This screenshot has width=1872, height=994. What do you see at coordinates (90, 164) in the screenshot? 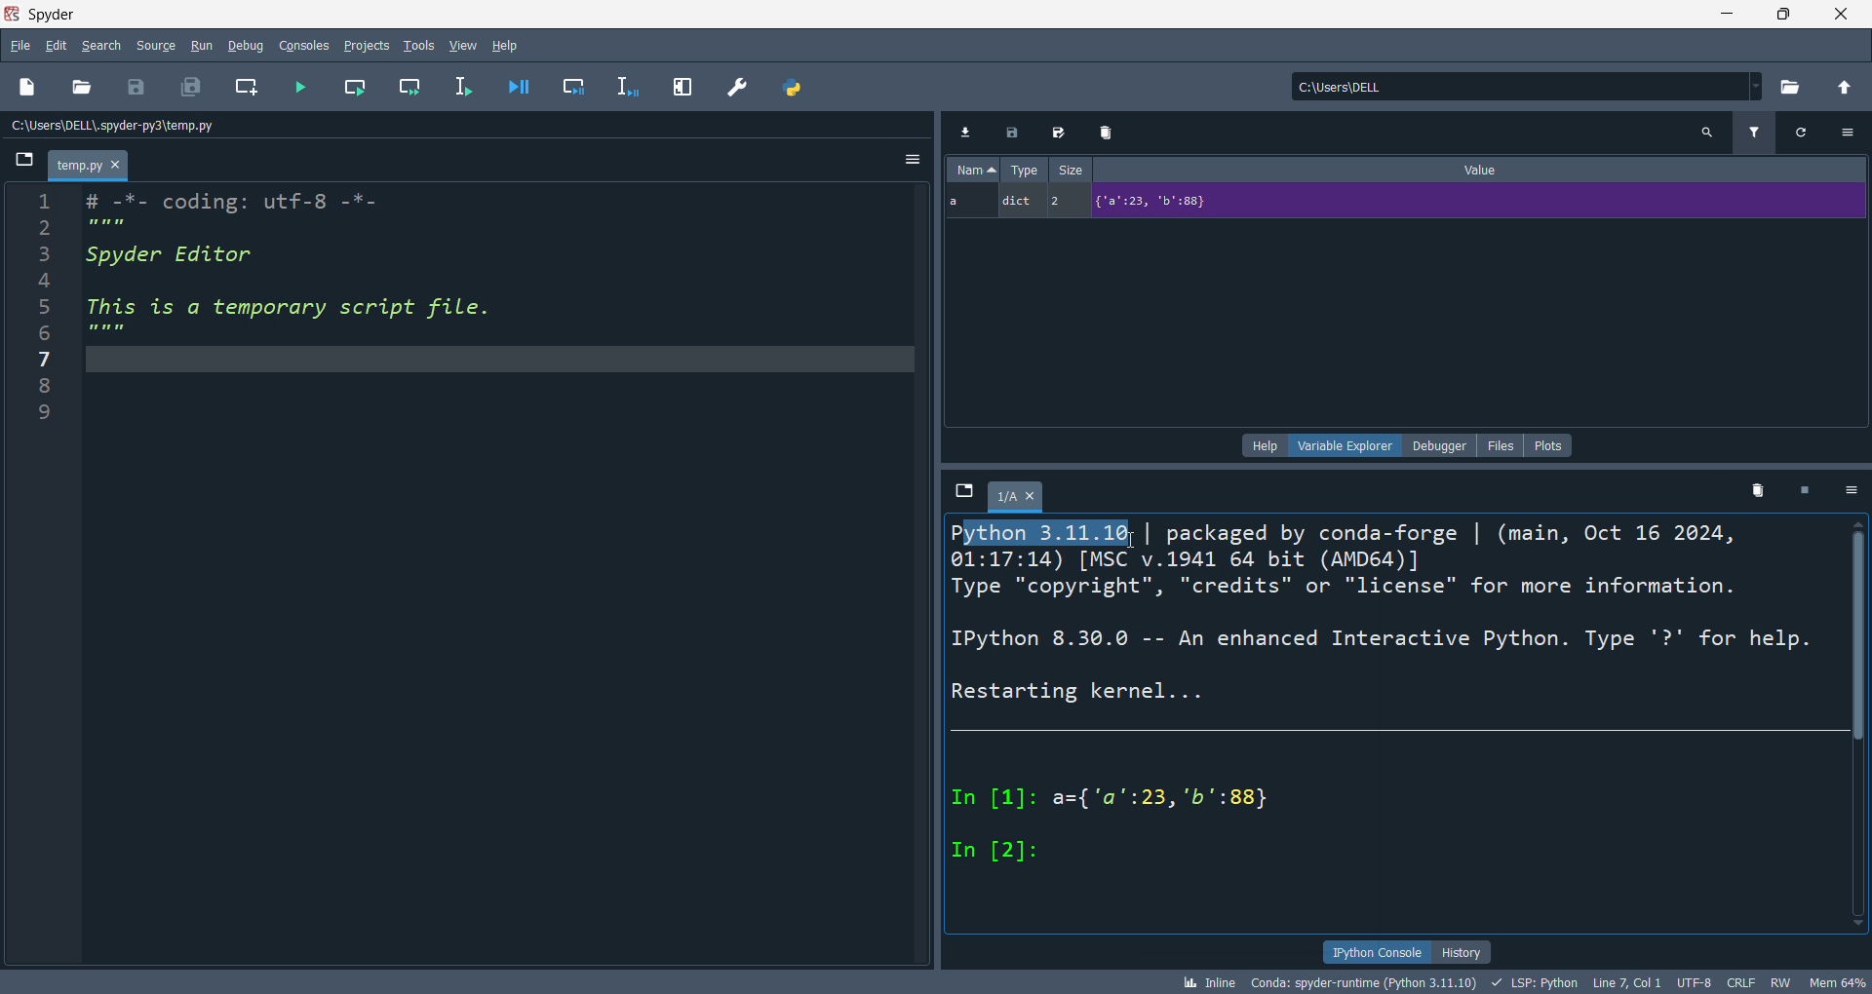
I see `temp.py tab` at bounding box center [90, 164].